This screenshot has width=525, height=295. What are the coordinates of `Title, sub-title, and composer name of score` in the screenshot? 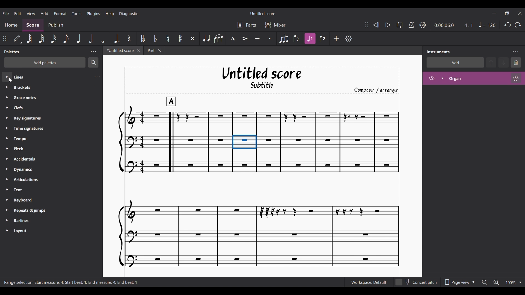 It's located at (262, 80).